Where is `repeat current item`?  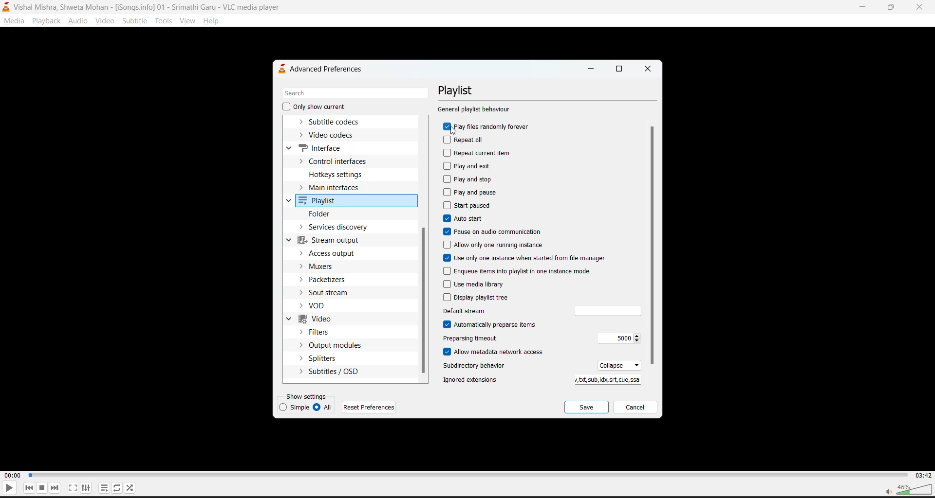 repeat current item is located at coordinates (479, 153).